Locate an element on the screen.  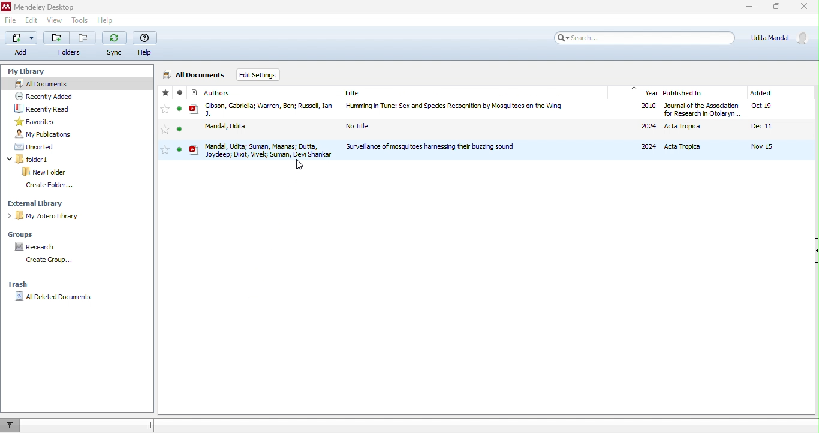
all deleted documents is located at coordinates (54, 296).